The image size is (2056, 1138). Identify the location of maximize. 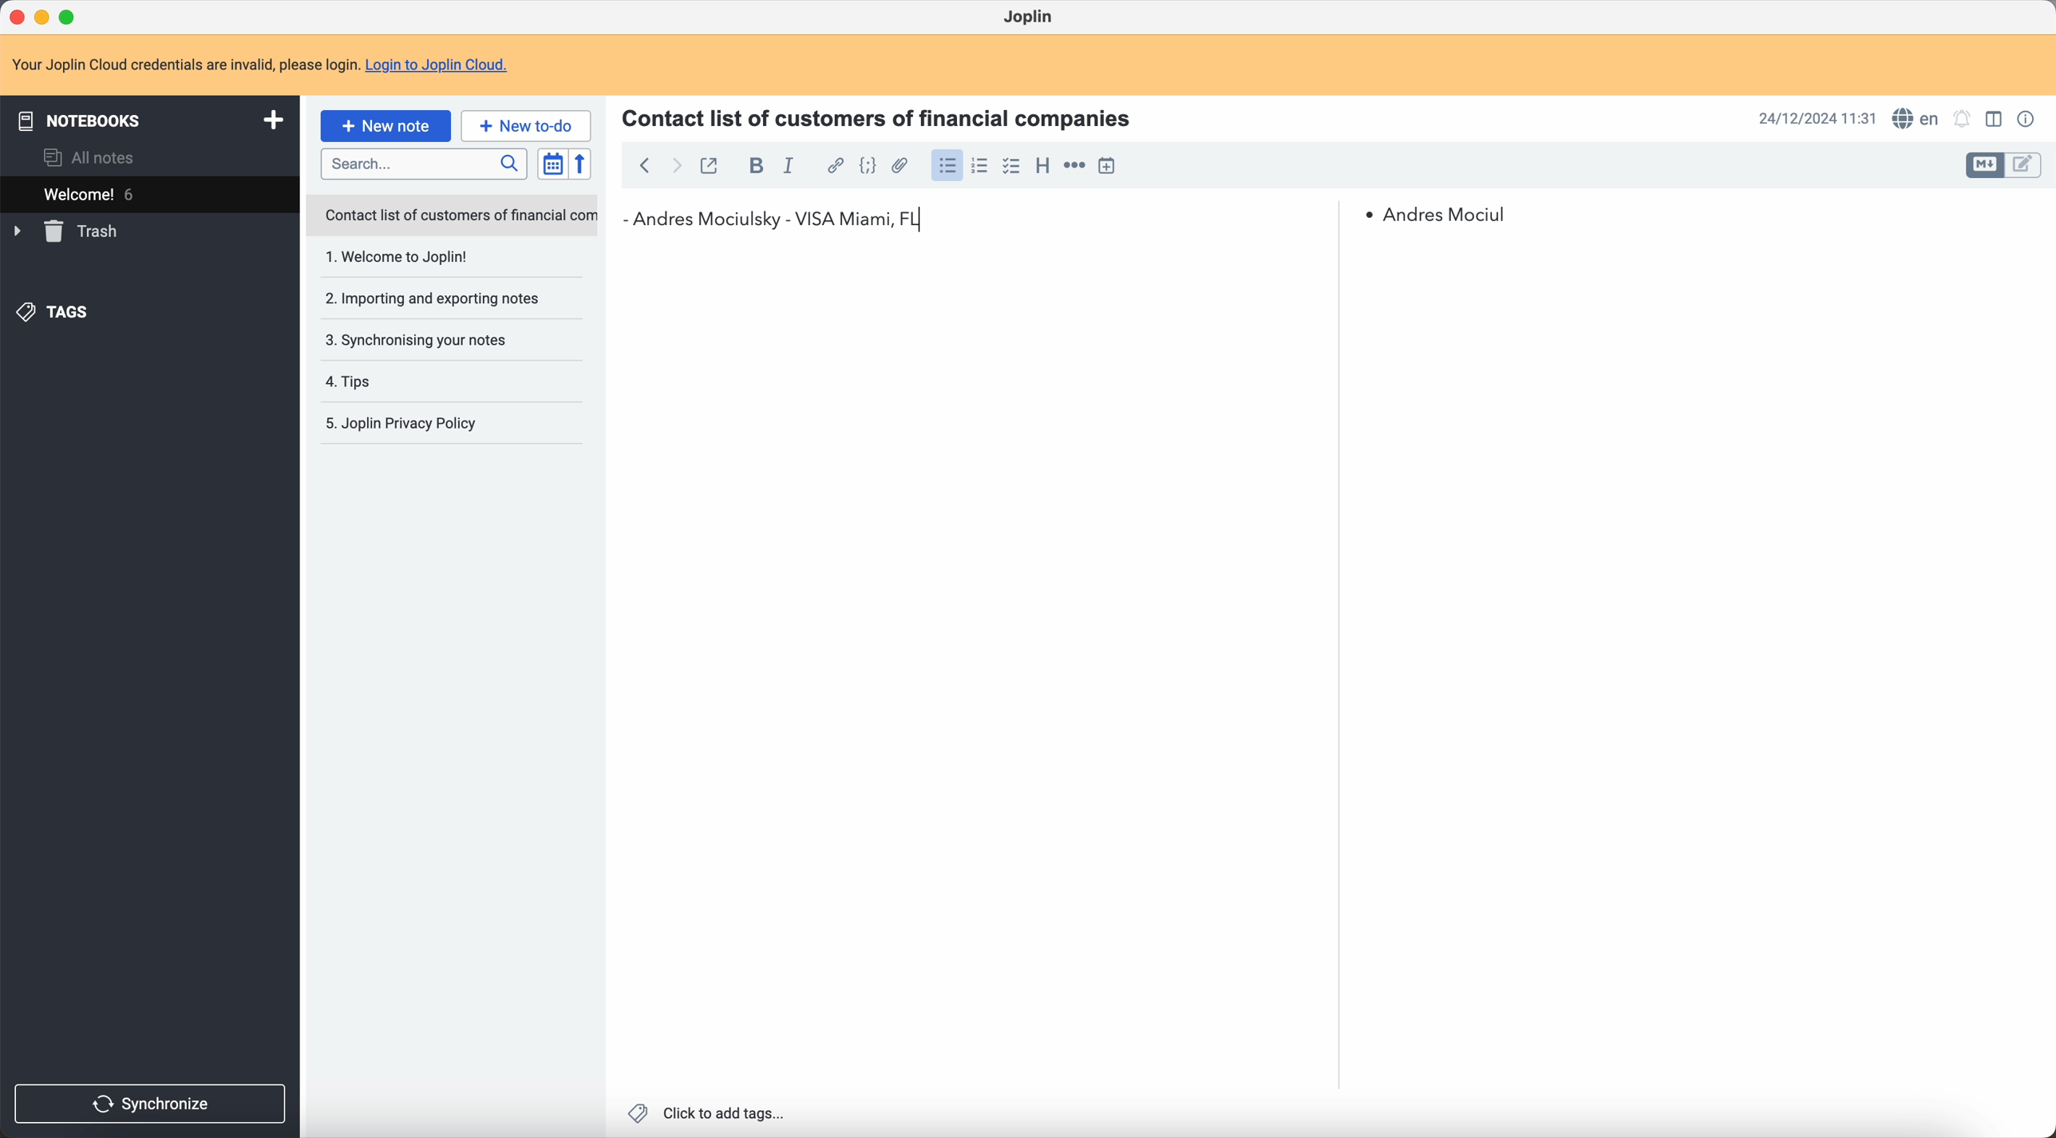
(72, 14).